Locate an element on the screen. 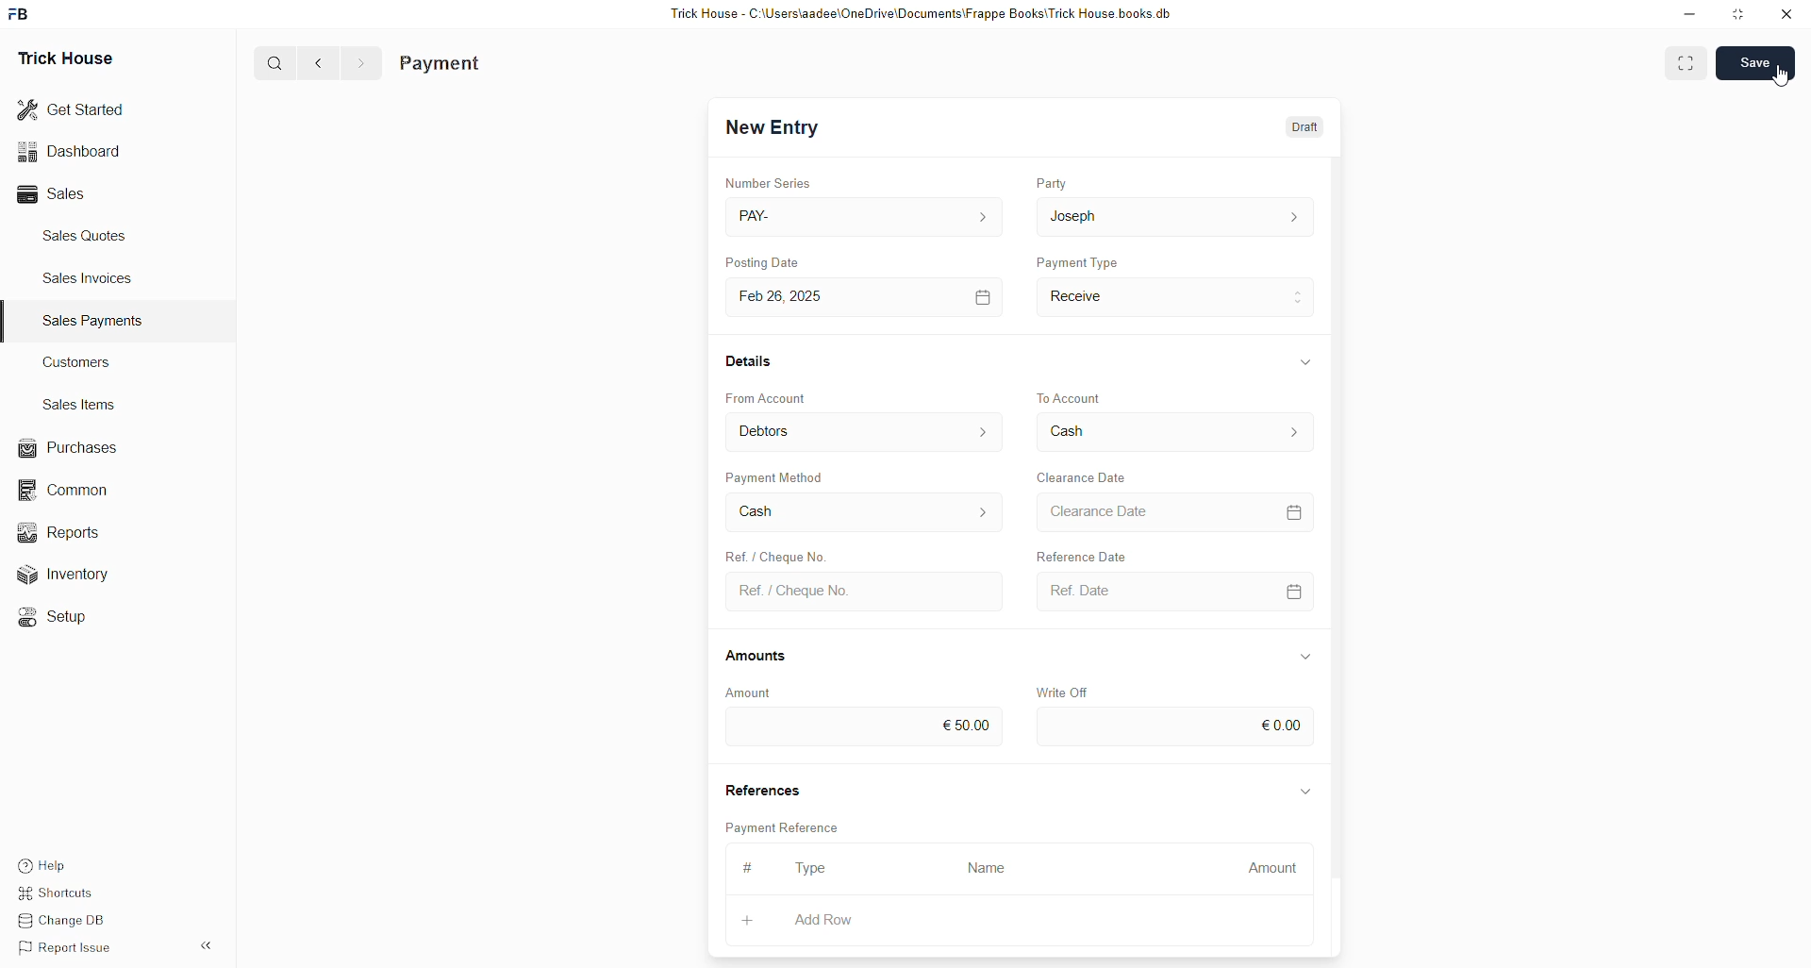  Payment Method is located at coordinates (777, 476).